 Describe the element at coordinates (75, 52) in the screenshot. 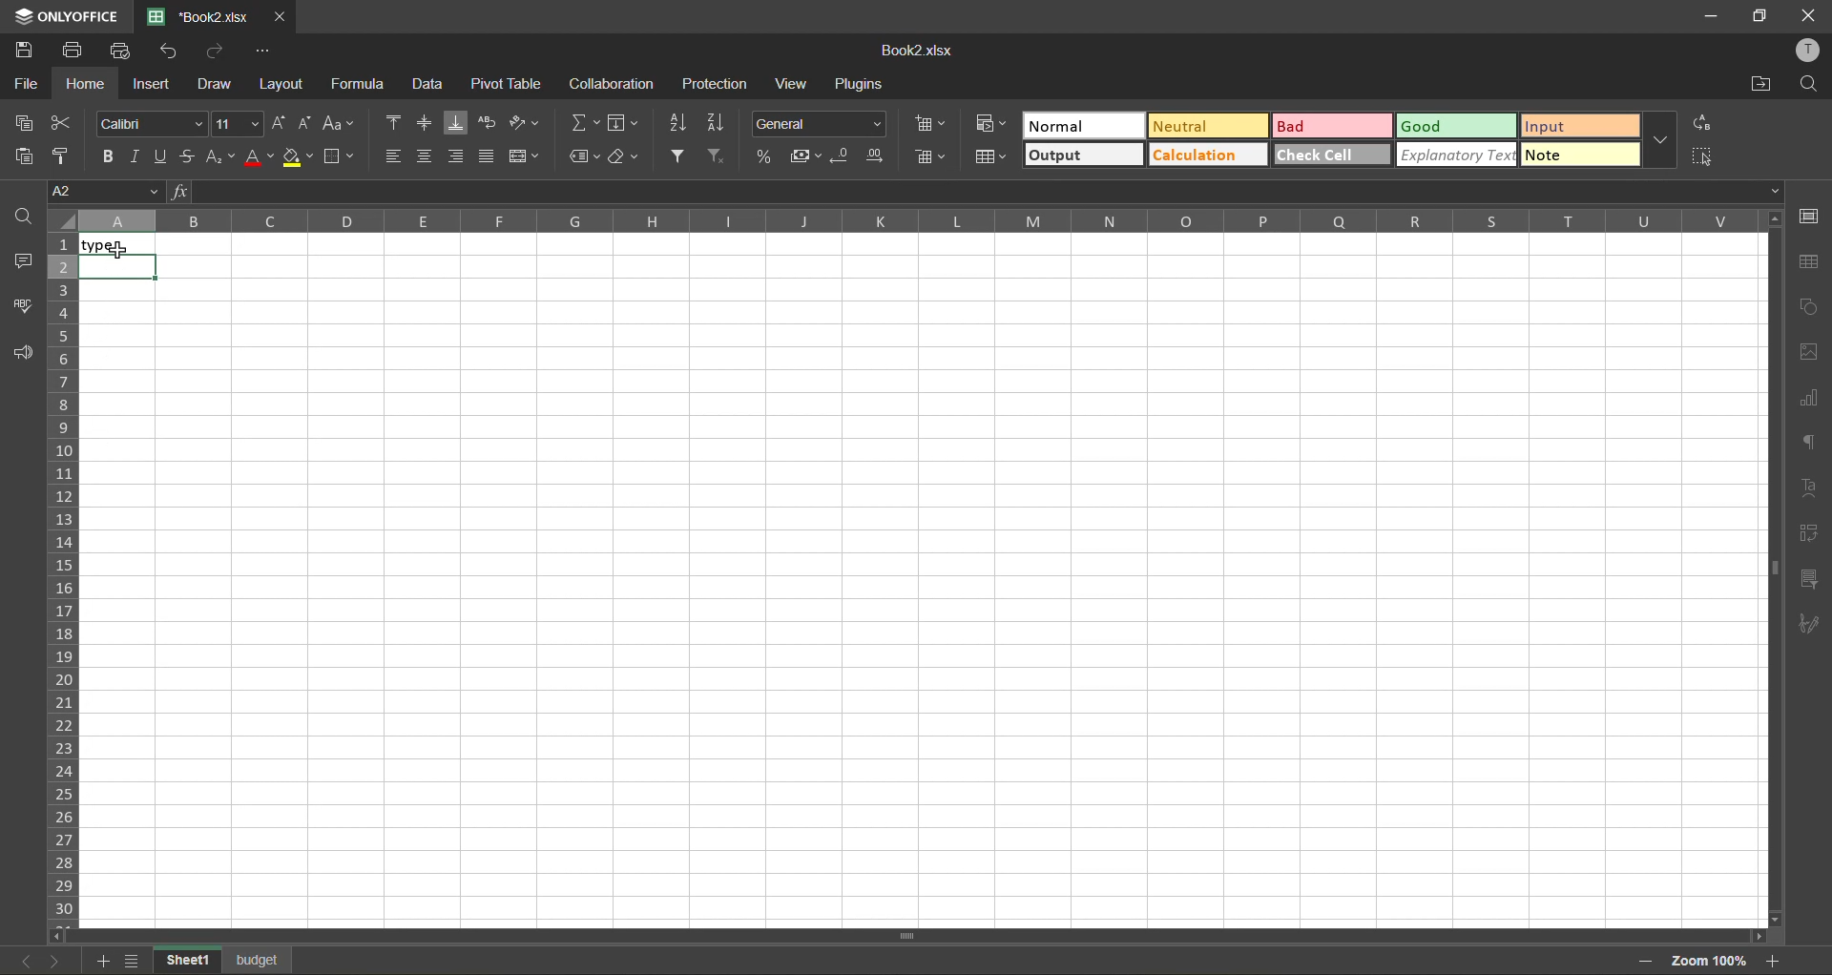

I see `print` at that location.